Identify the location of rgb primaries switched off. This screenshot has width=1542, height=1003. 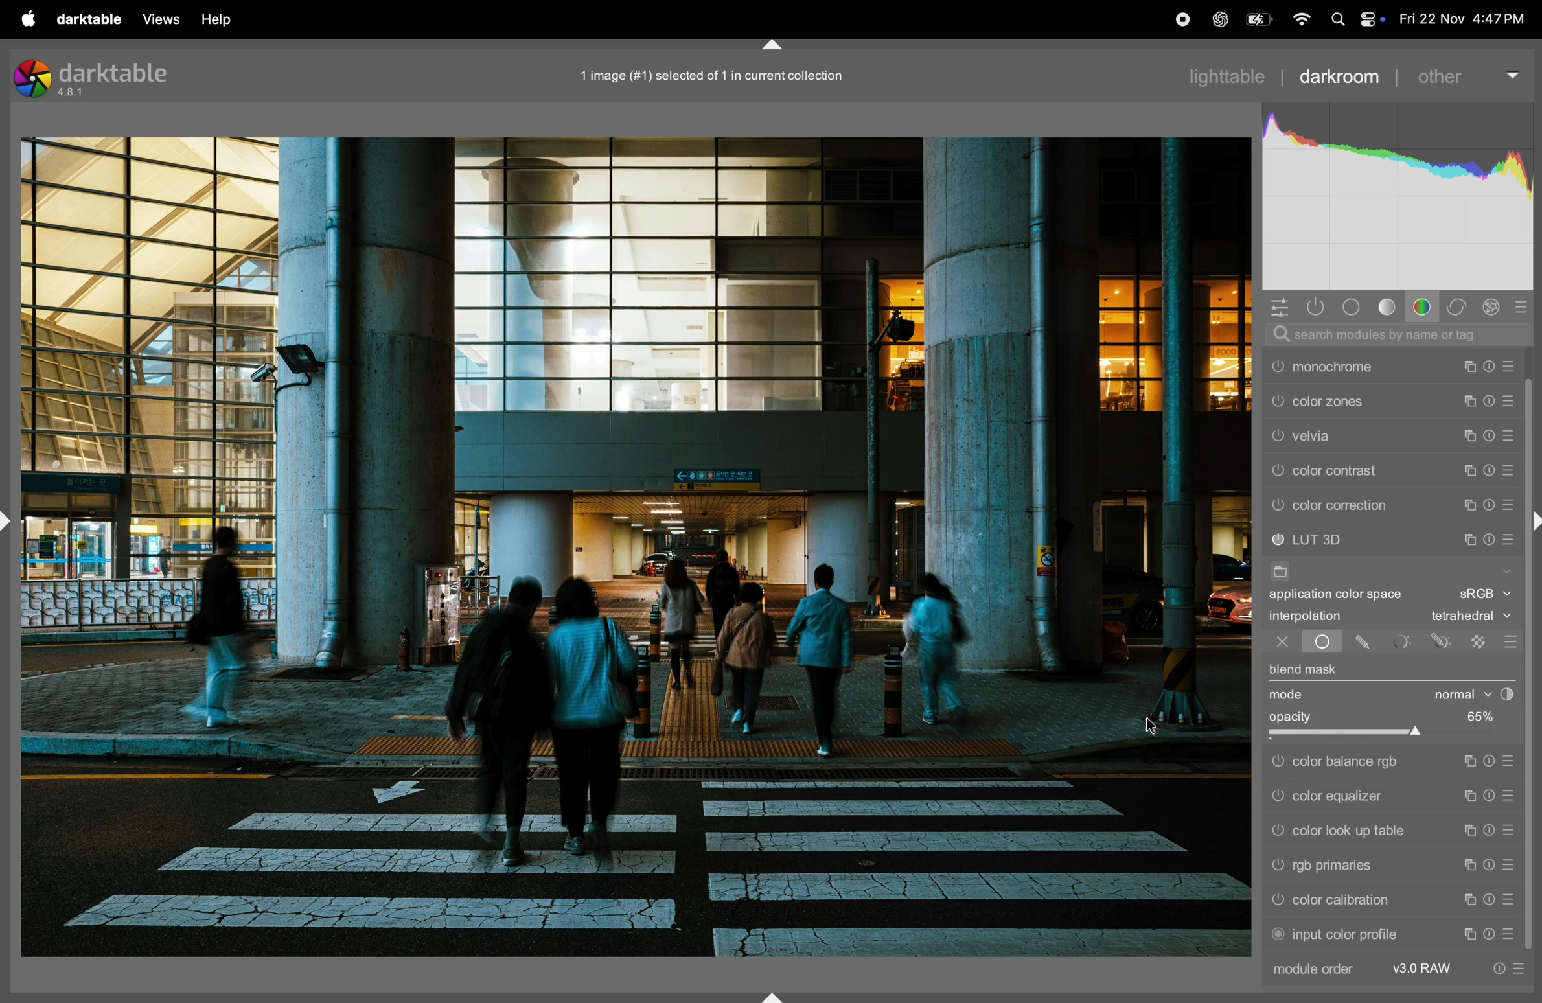
(1276, 866).